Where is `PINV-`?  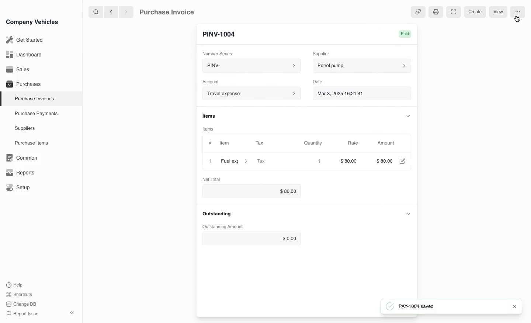
PINV- is located at coordinates (252, 65).